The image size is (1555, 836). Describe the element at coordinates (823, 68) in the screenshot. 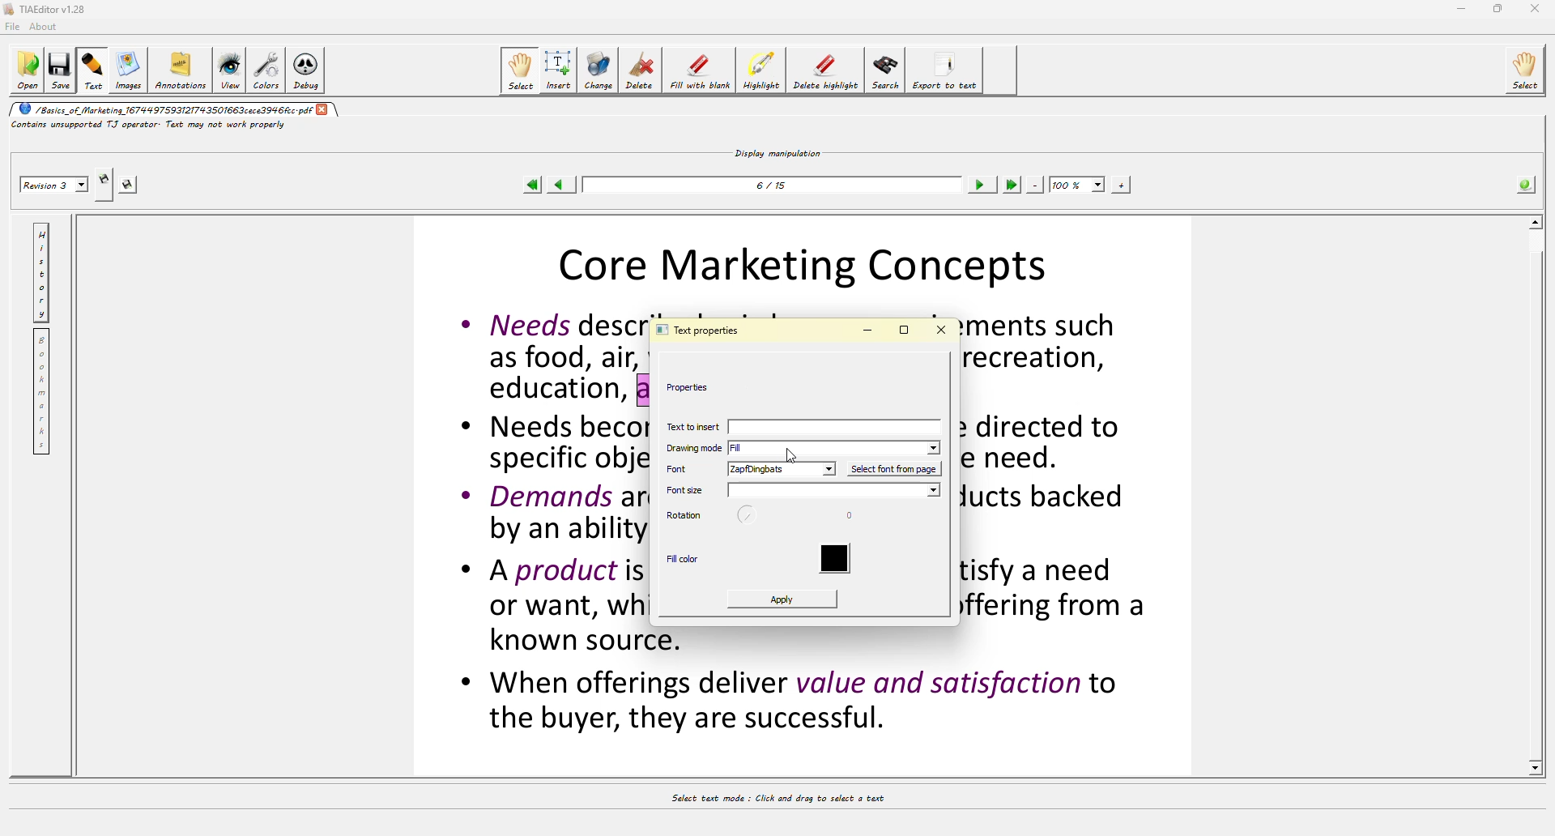

I see `delete highlight` at that location.